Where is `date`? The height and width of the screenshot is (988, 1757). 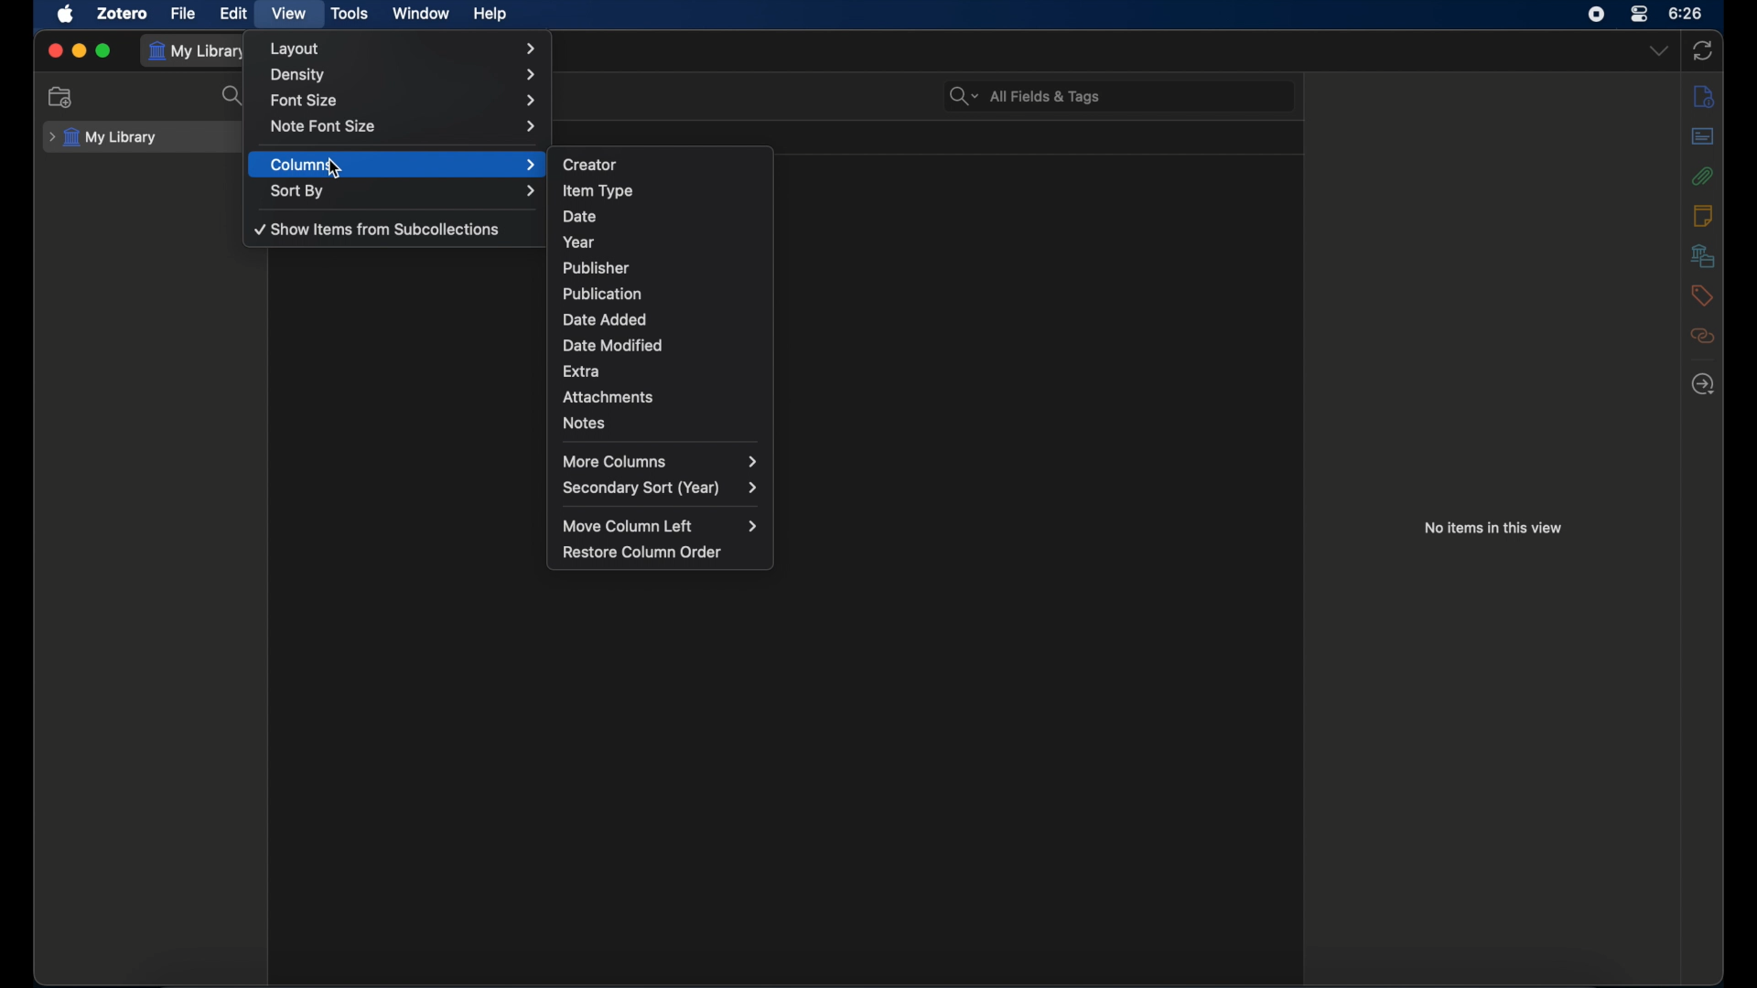 date is located at coordinates (661, 217).